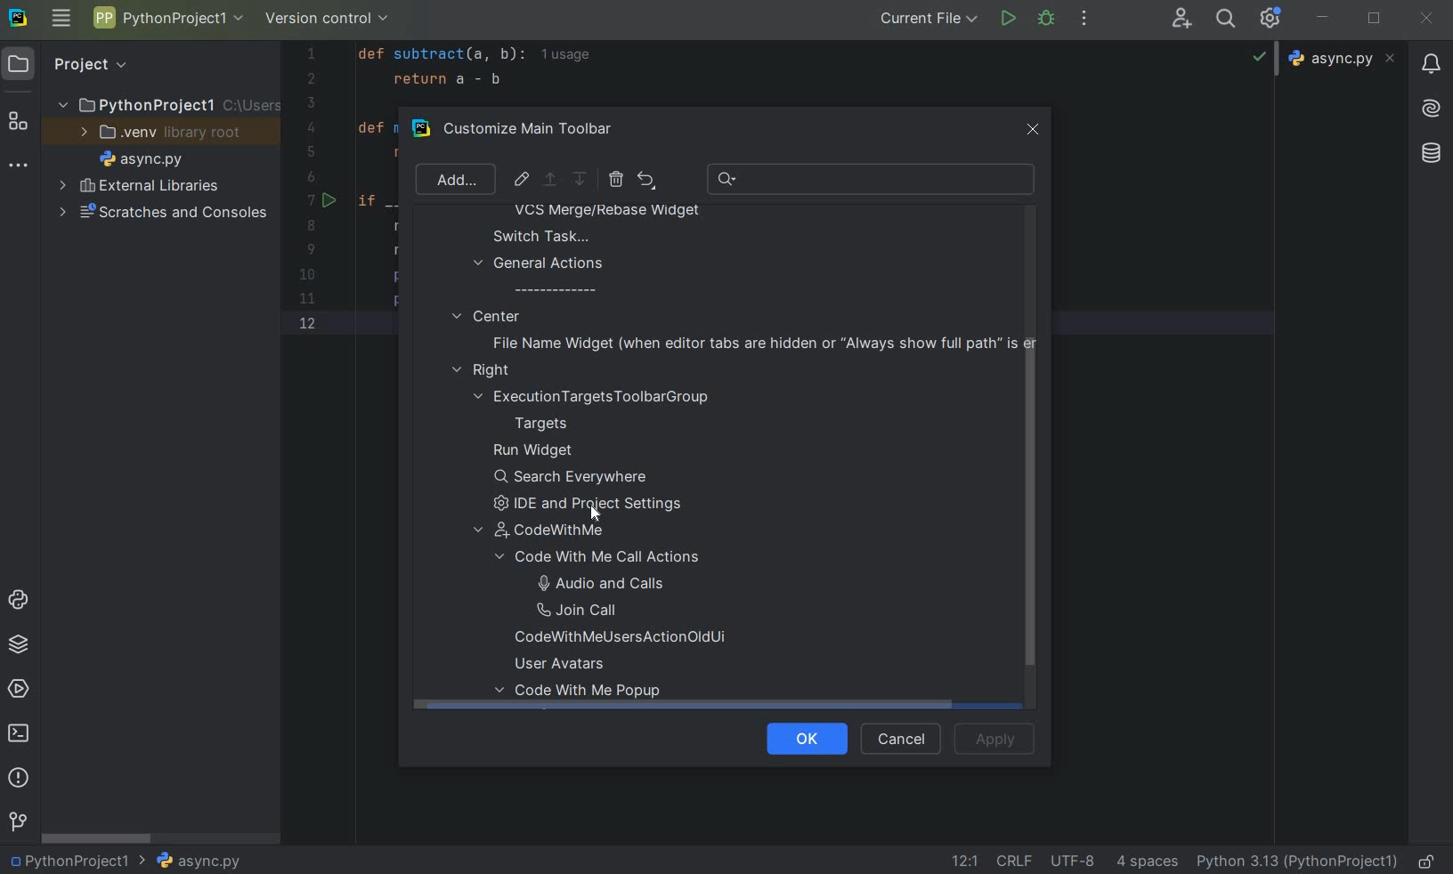 This screenshot has height=874, width=1453. What do you see at coordinates (19, 691) in the screenshot?
I see `SERVICES` at bounding box center [19, 691].